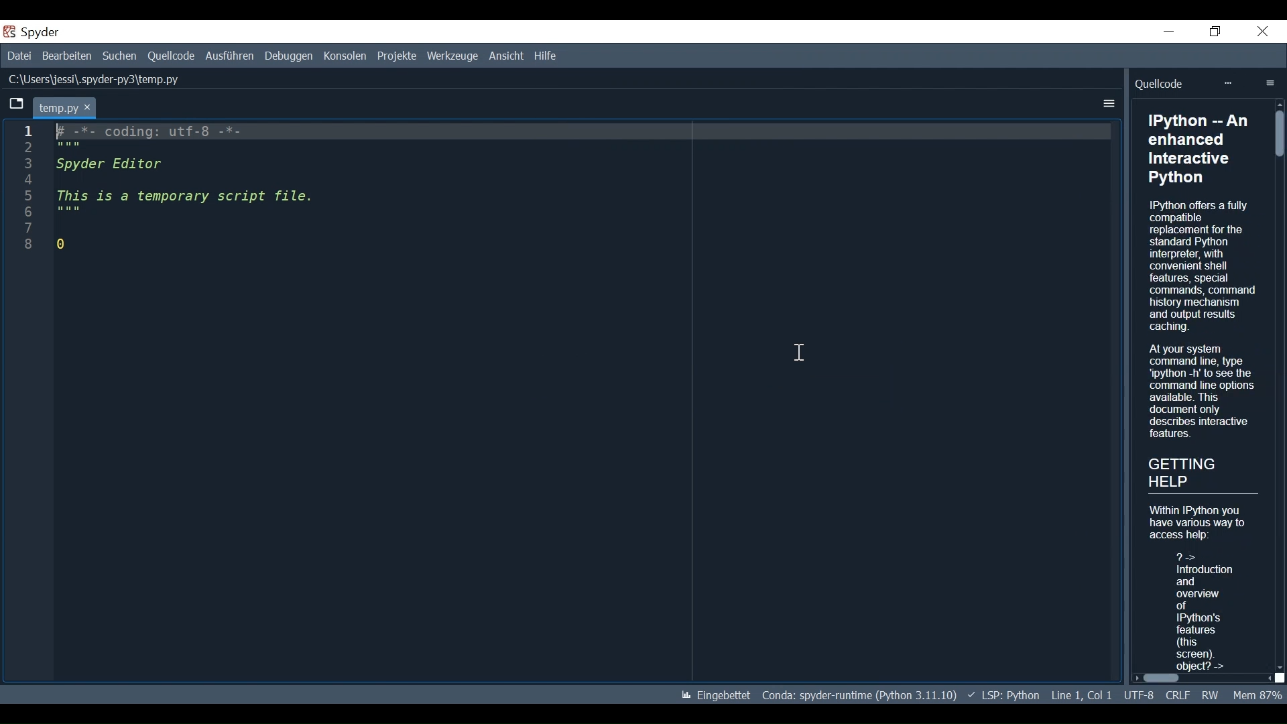  Describe the element at coordinates (453, 56) in the screenshot. I see `Tools` at that location.